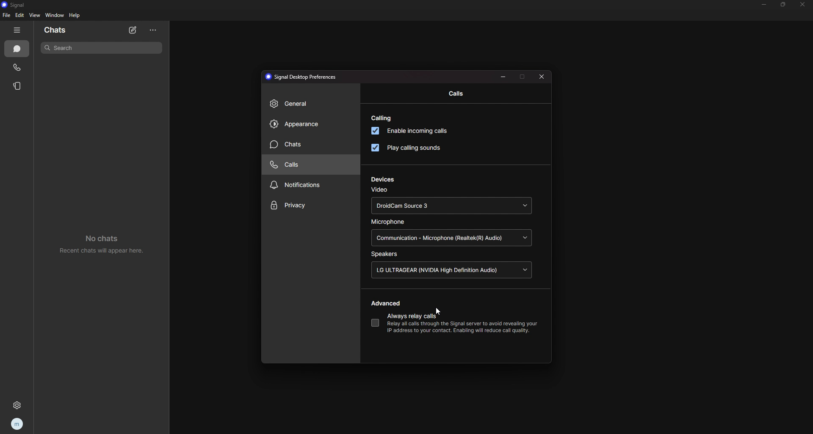 This screenshot has height=434, width=813. I want to click on close, so click(543, 78).